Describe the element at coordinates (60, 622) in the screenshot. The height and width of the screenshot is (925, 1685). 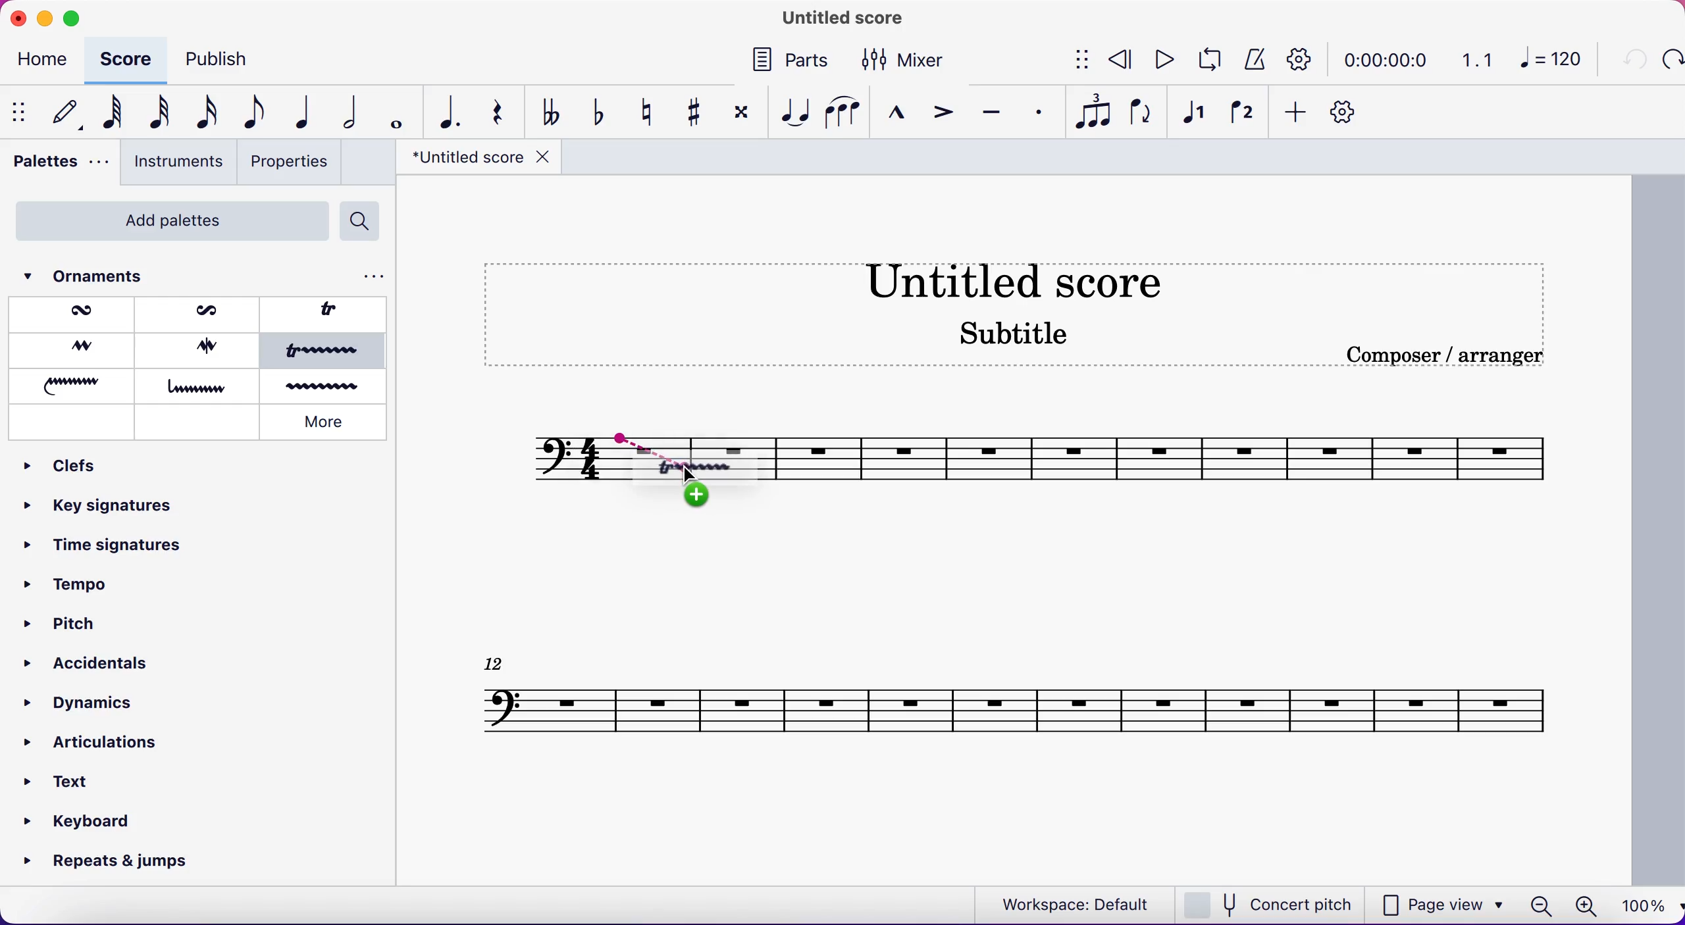
I see `pitch` at that location.